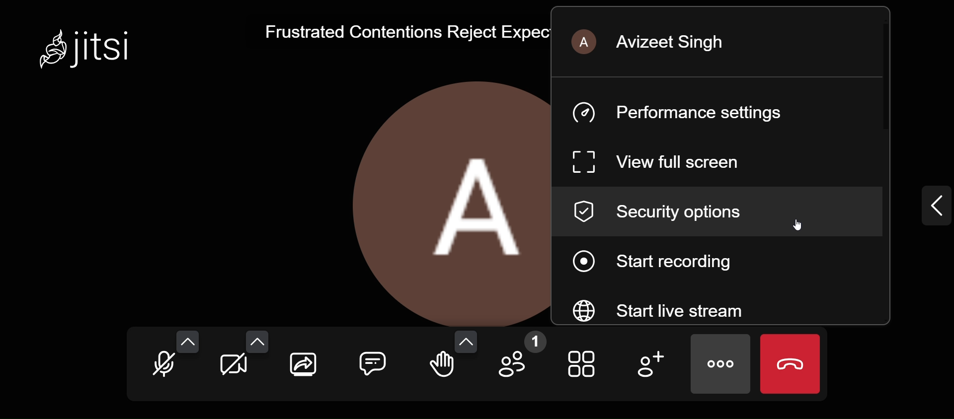  I want to click on add participants, so click(653, 365).